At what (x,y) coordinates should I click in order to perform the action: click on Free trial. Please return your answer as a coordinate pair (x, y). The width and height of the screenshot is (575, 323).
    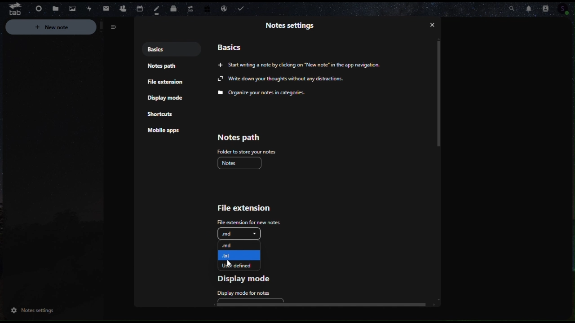
    Looking at the image, I should click on (206, 9).